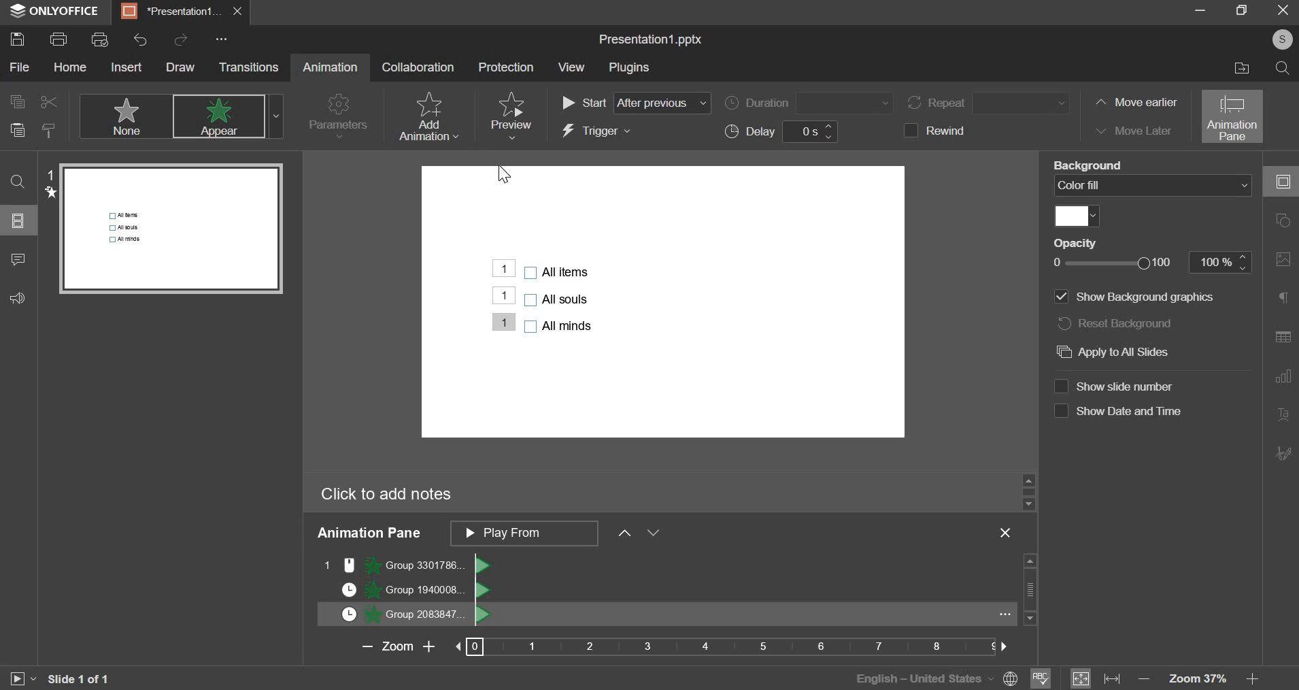 This screenshot has height=690, width=1299. What do you see at coordinates (418, 66) in the screenshot?
I see `collaboration` at bounding box center [418, 66].